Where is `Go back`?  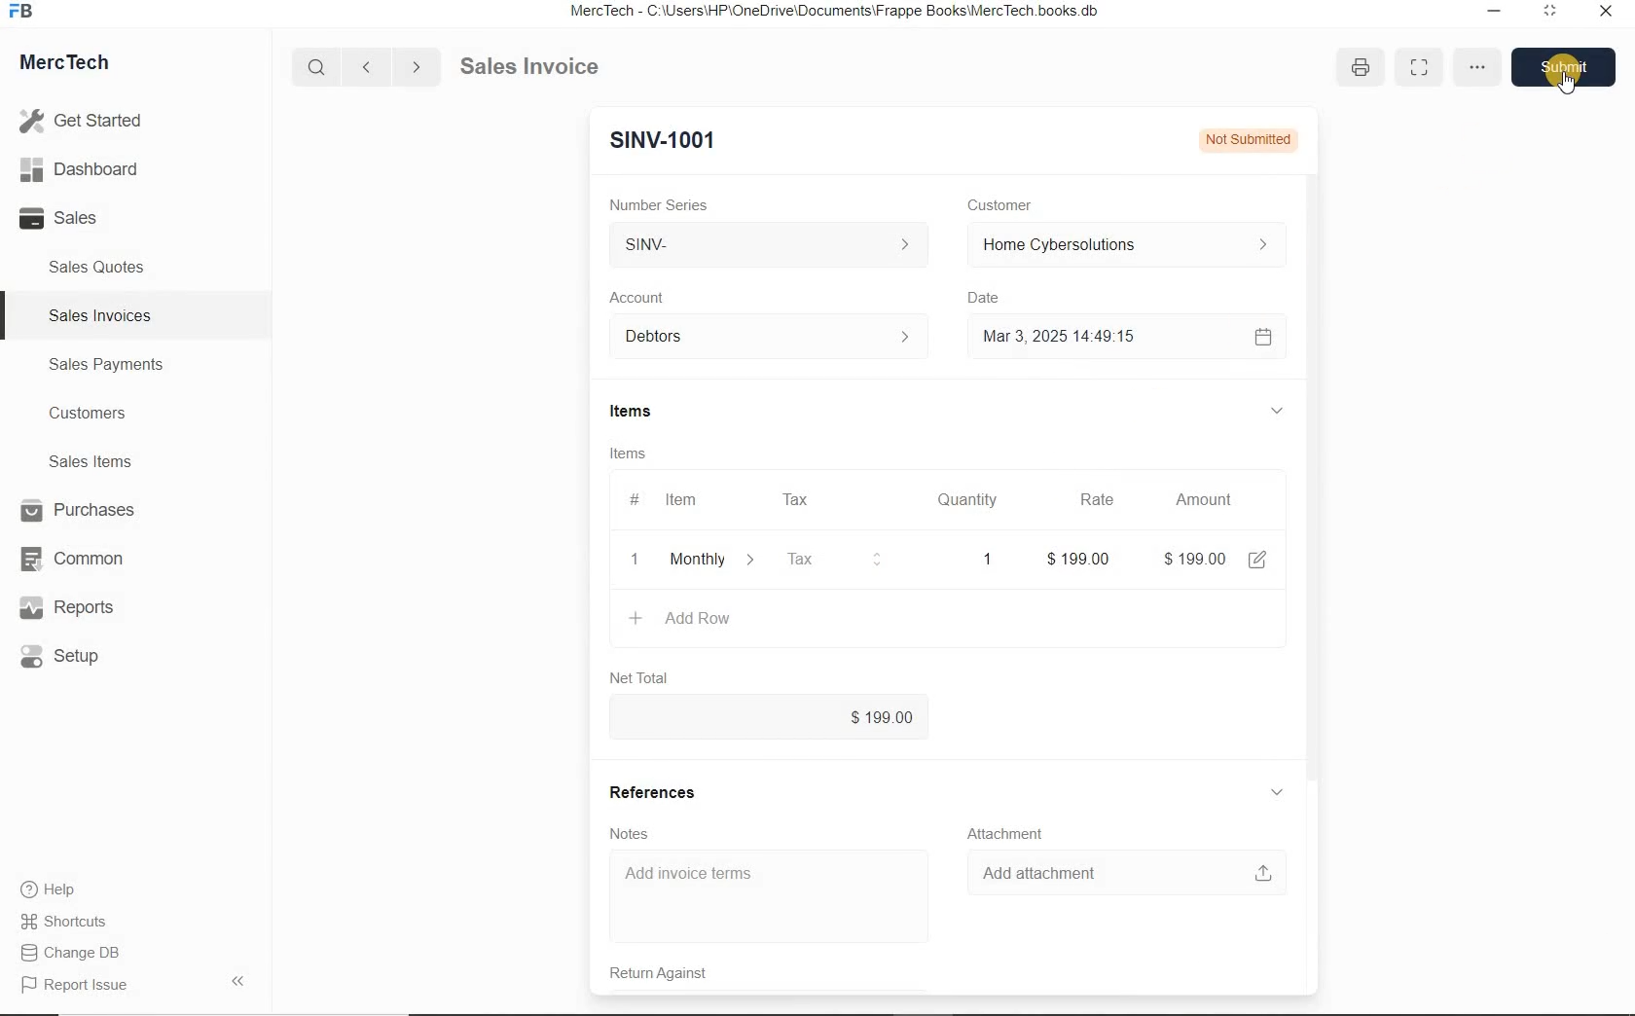
Go back is located at coordinates (369, 67).